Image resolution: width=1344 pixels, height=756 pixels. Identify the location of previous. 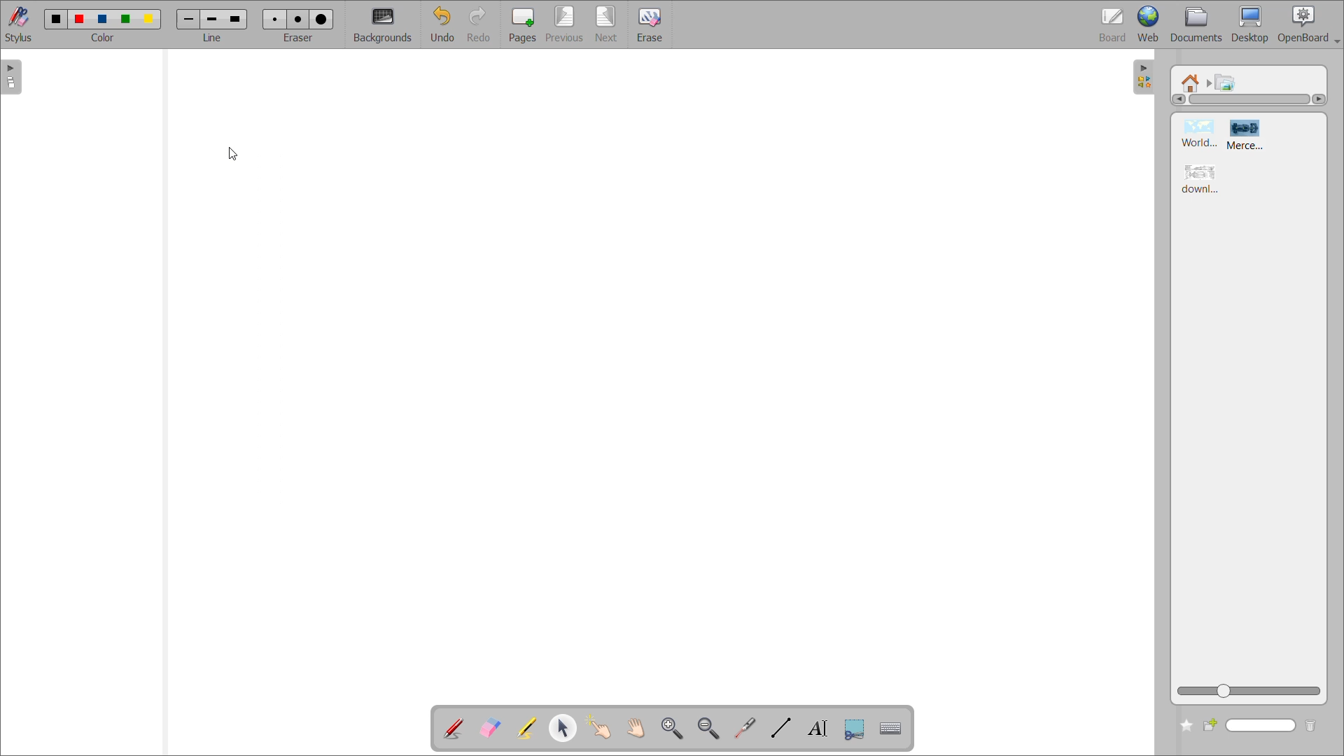
(566, 24).